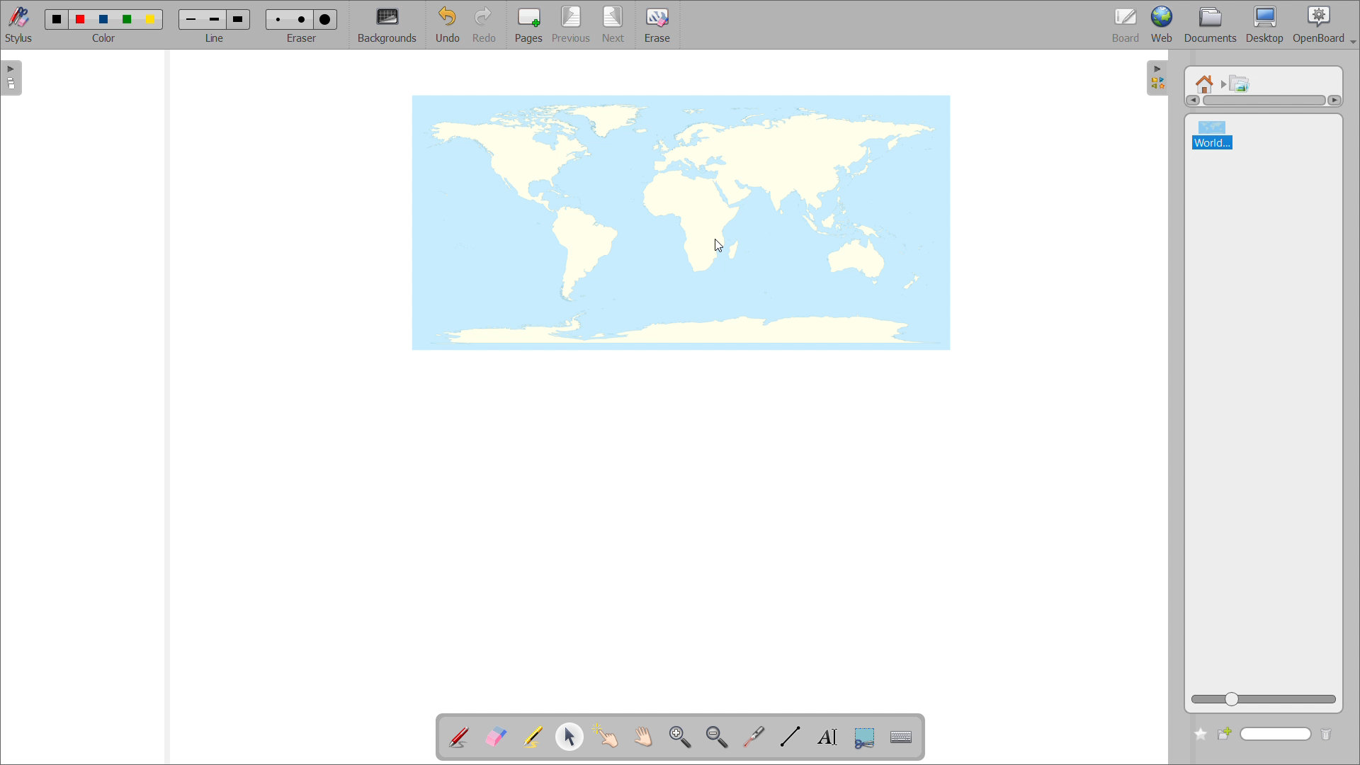 This screenshot has width=1360, height=765. I want to click on undo, so click(447, 24).